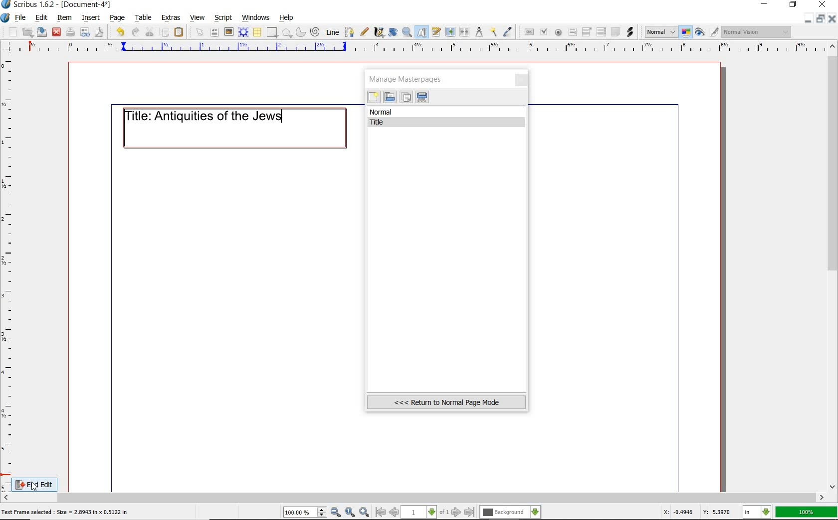 The width and height of the screenshot is (838, 520). I want to click on extras, so click(172, 18).